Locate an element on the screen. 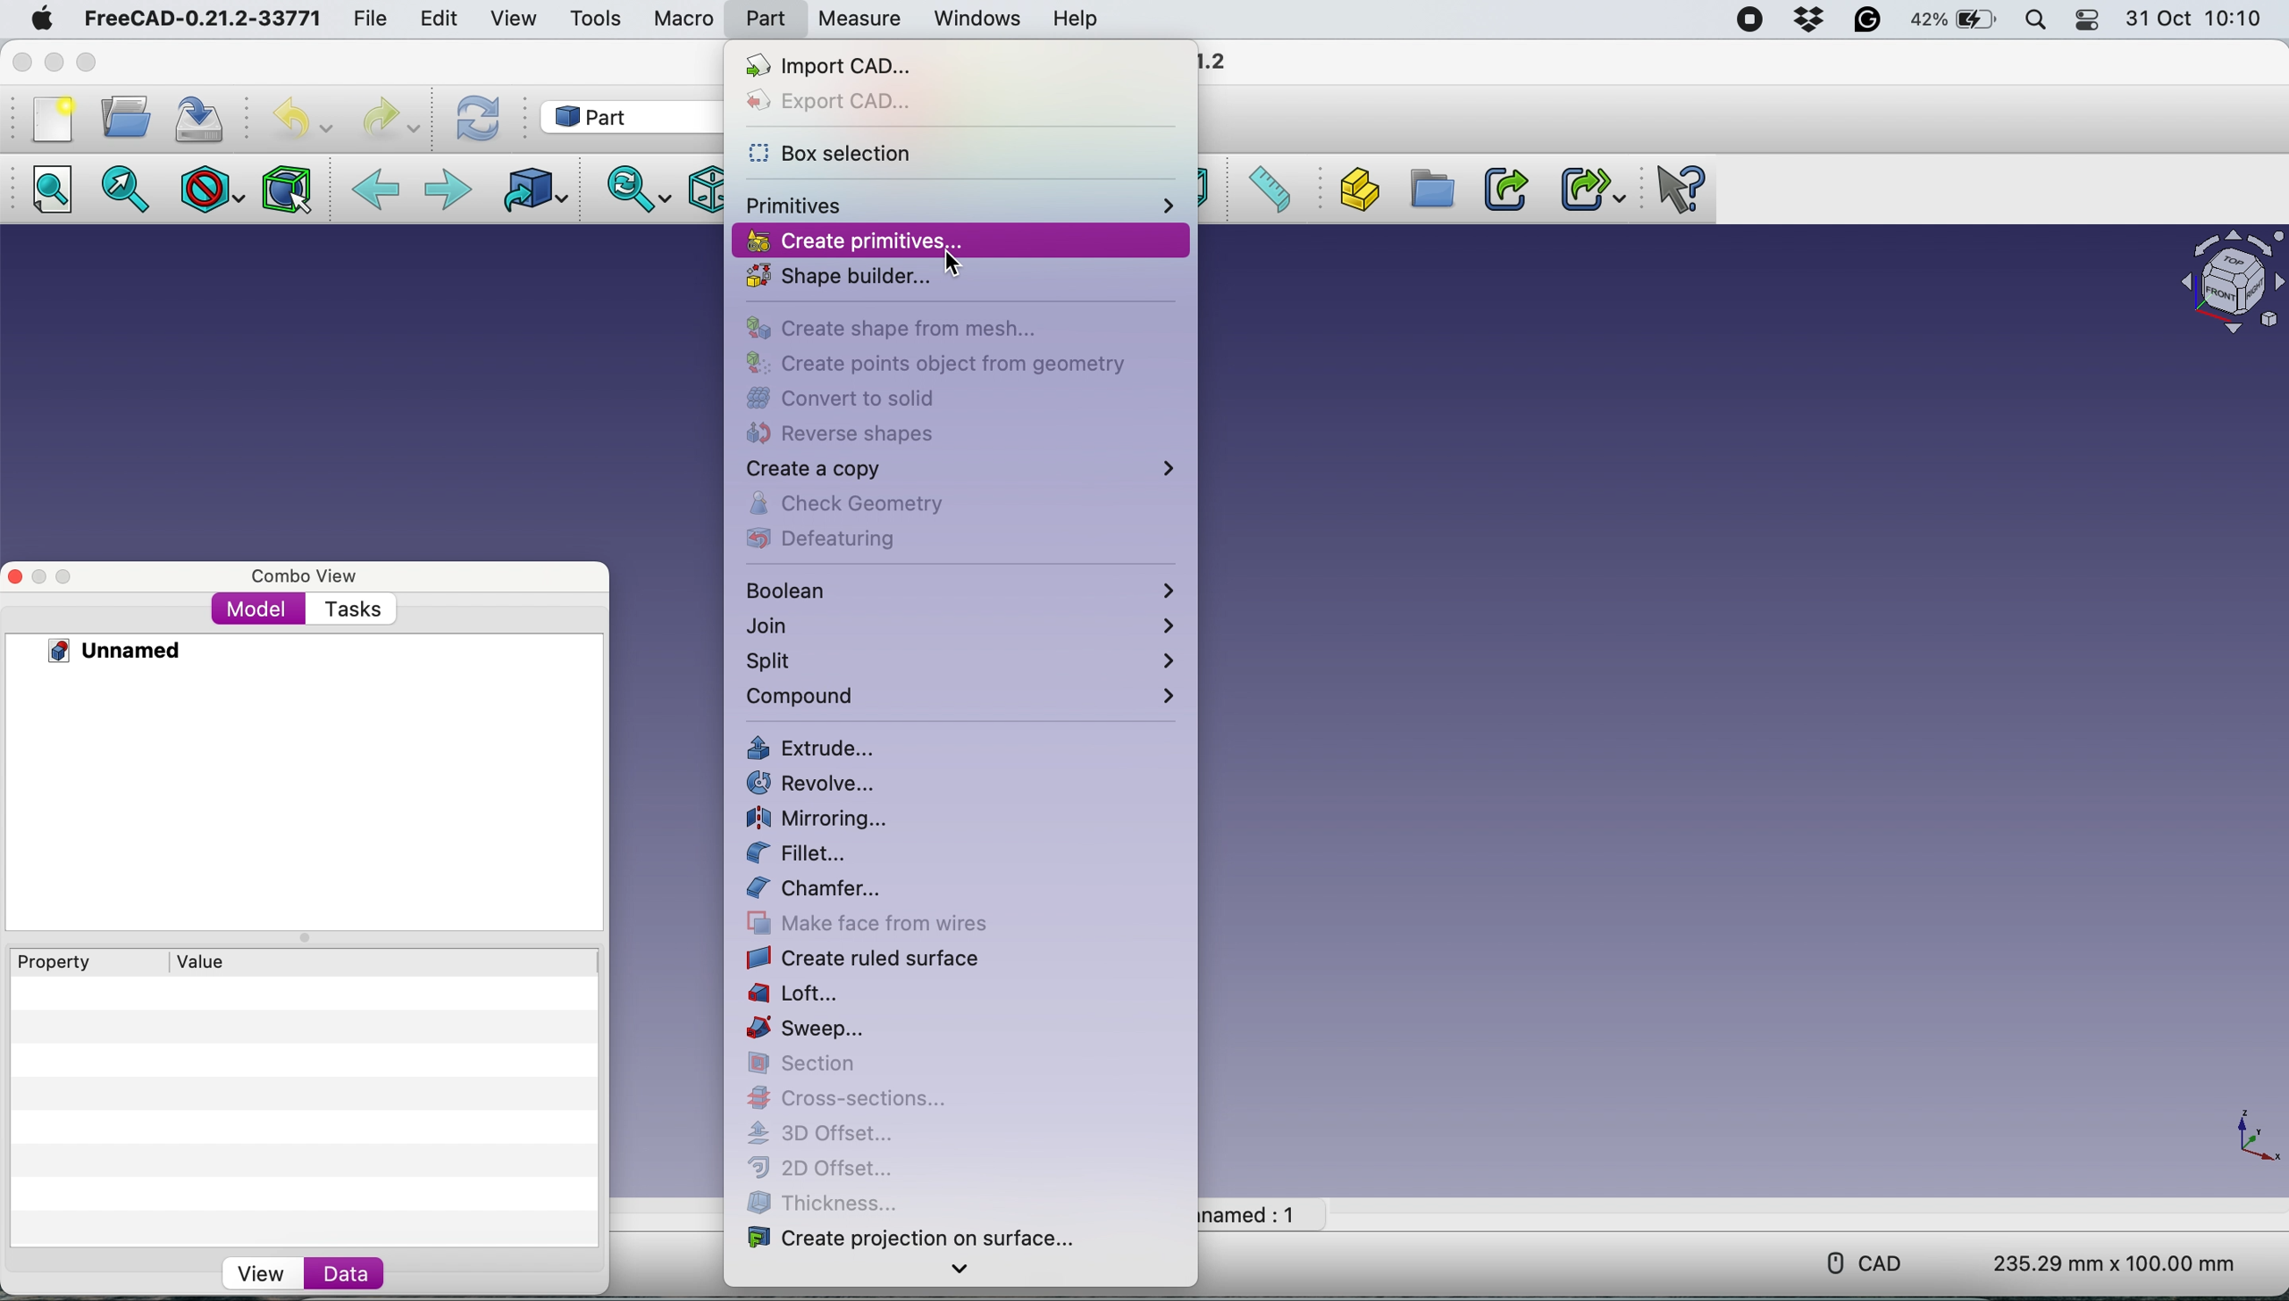  more options is located at coordinates (963, 1273).